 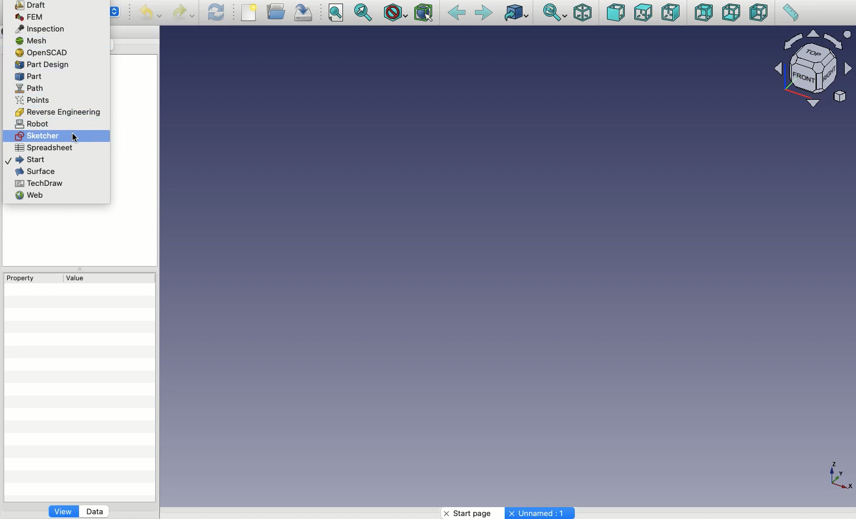 I want to click on Web, so click(x=34, y=195).